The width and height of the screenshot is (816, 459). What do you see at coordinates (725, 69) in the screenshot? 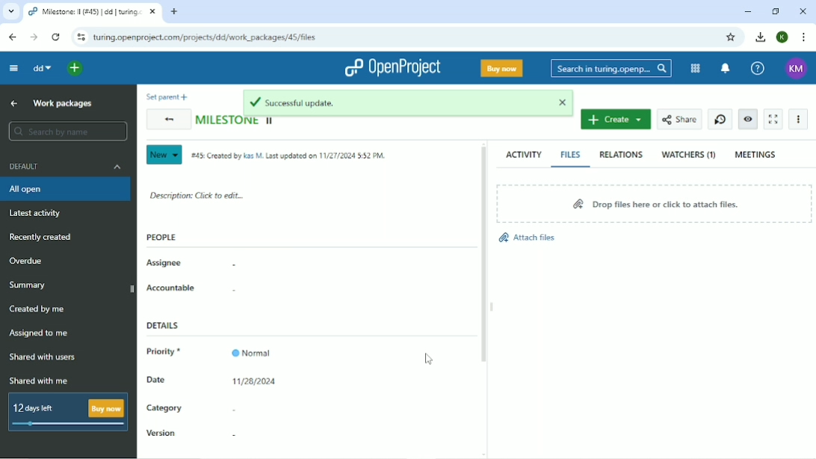
I see `To notification center` at bounding box center [725, 69].